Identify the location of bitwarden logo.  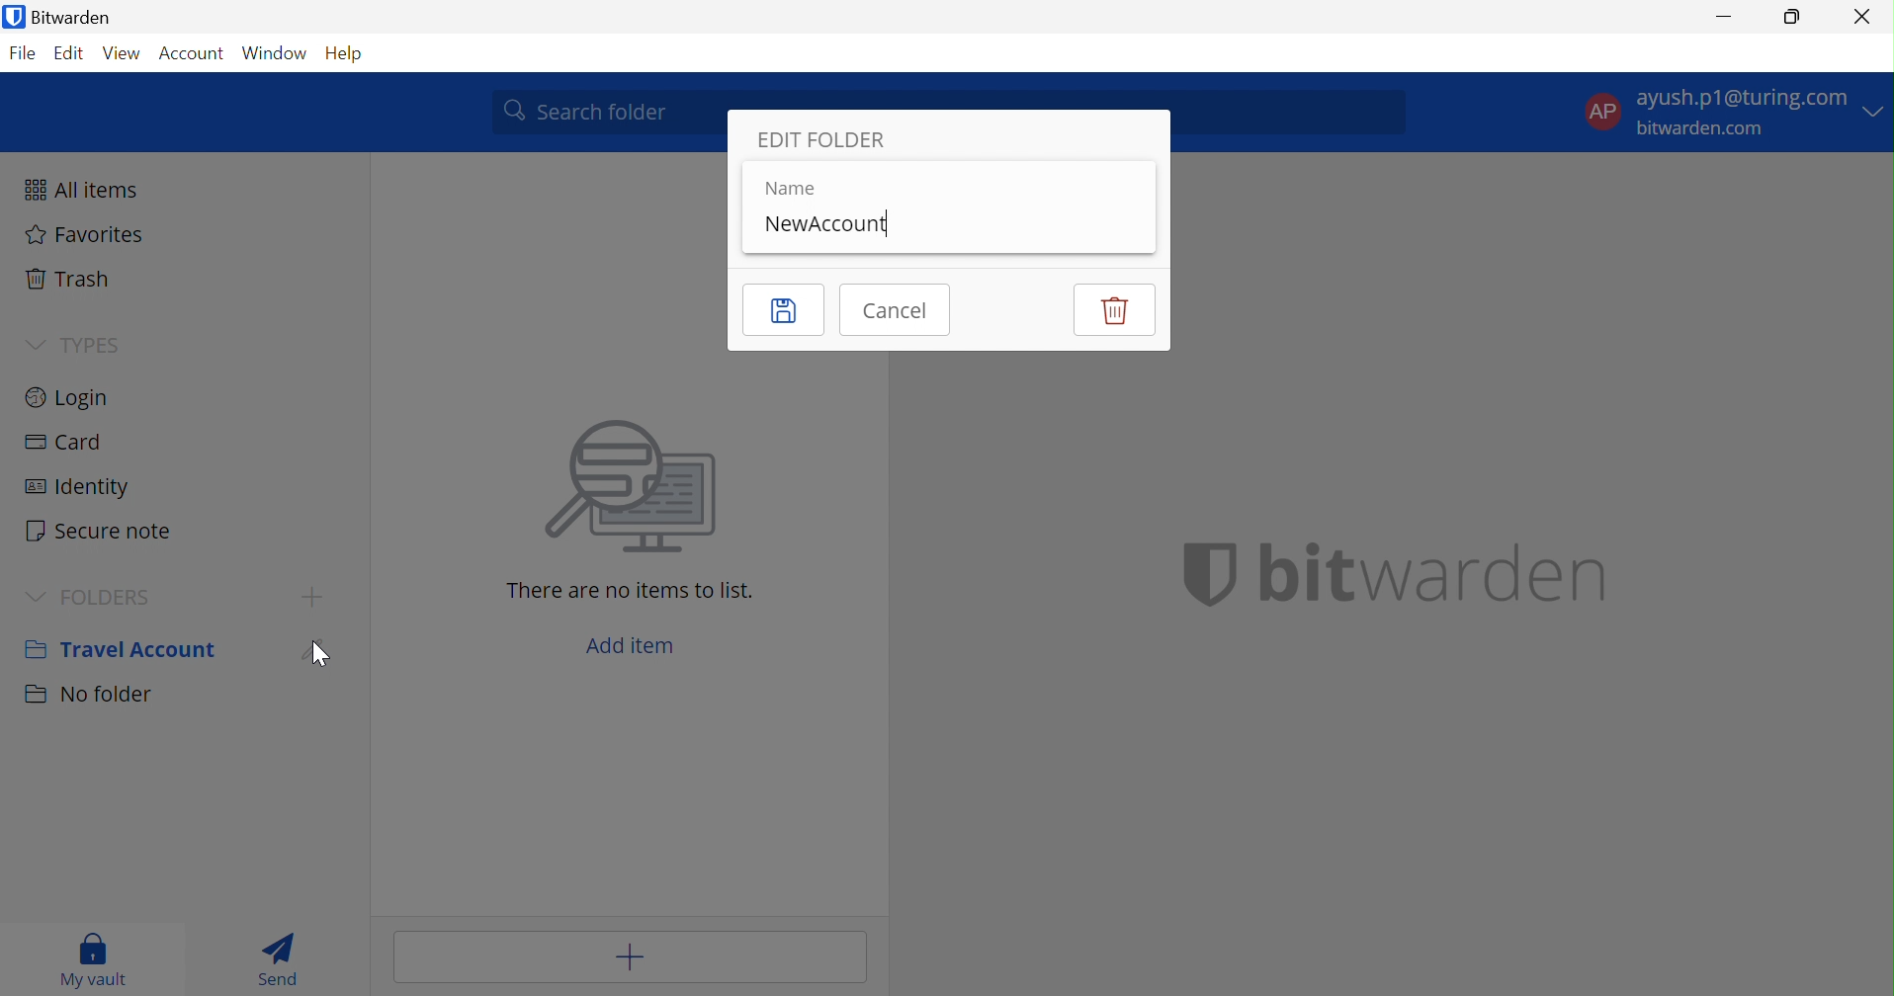
(1196, 572).